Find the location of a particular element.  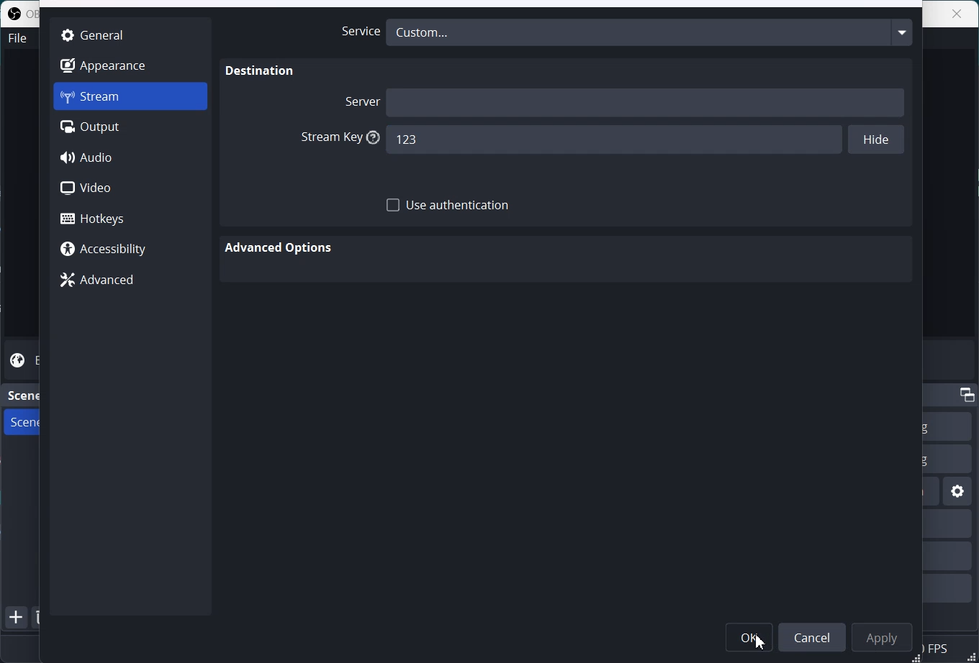

close is located at coordinates (953, 14).